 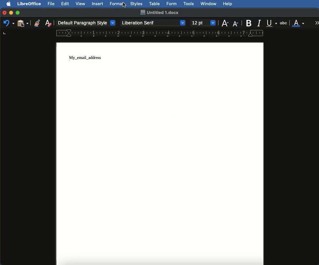 What do you see at coordinates (29, 4) in the screenshot?
I see `LibreOffice` at bounding box center [29, 4].